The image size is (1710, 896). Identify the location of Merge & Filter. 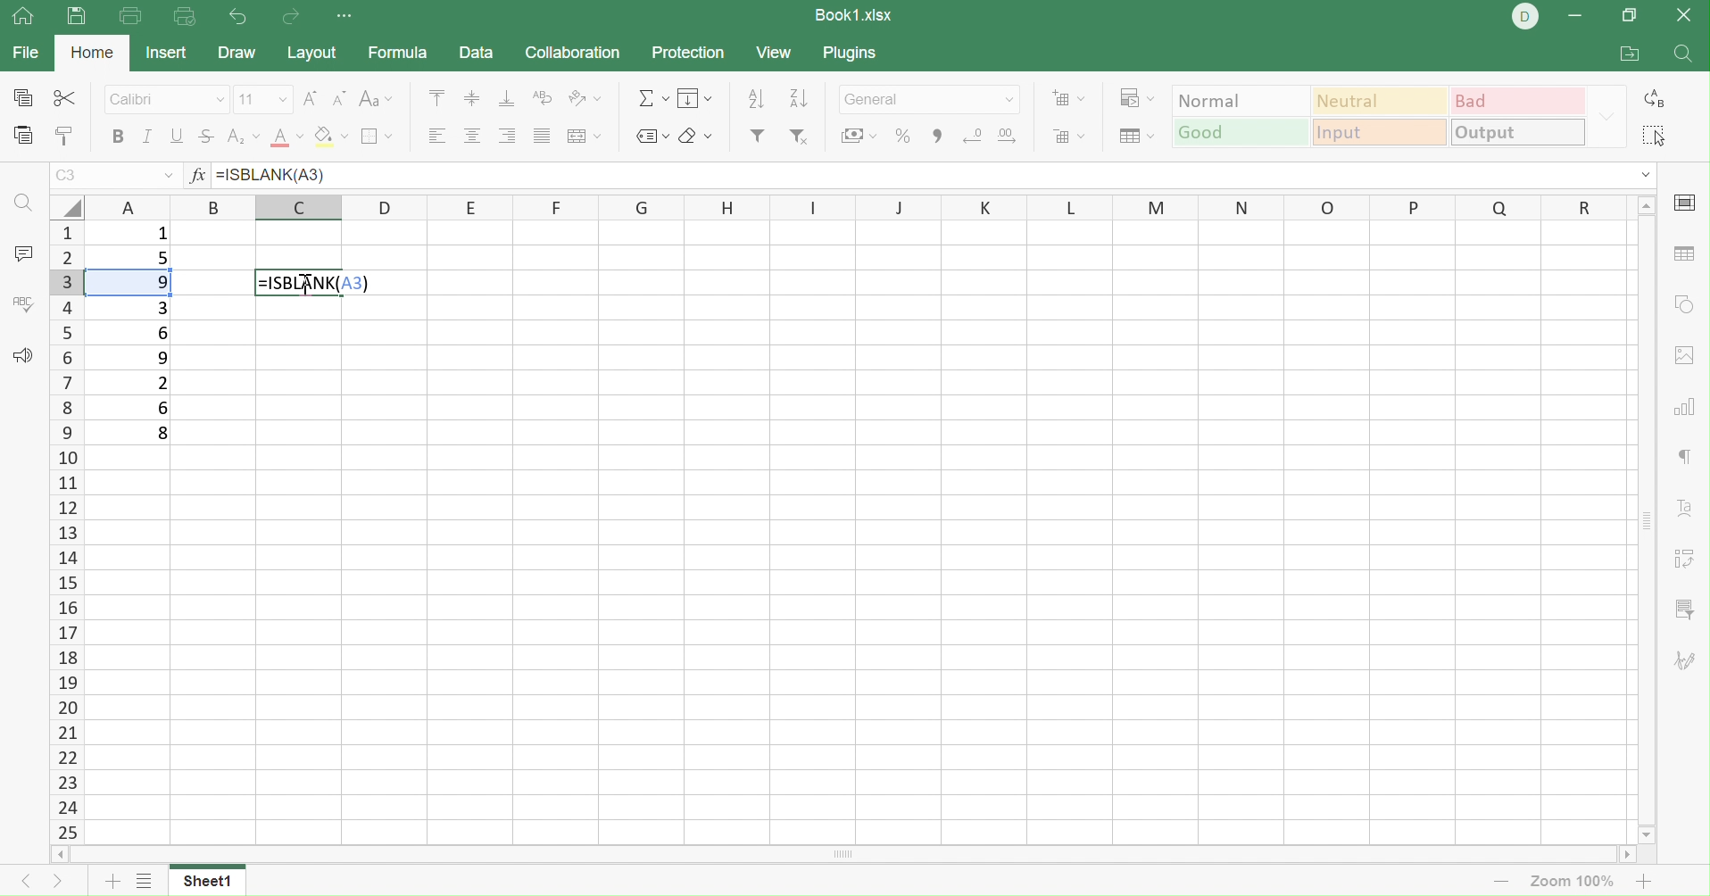
(859, 137).